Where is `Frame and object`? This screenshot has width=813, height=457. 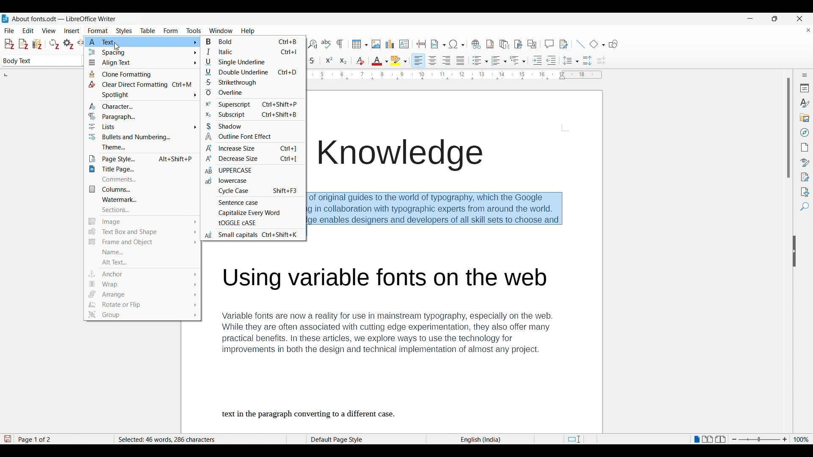
Frame and object is located at coordinates (142, 244).